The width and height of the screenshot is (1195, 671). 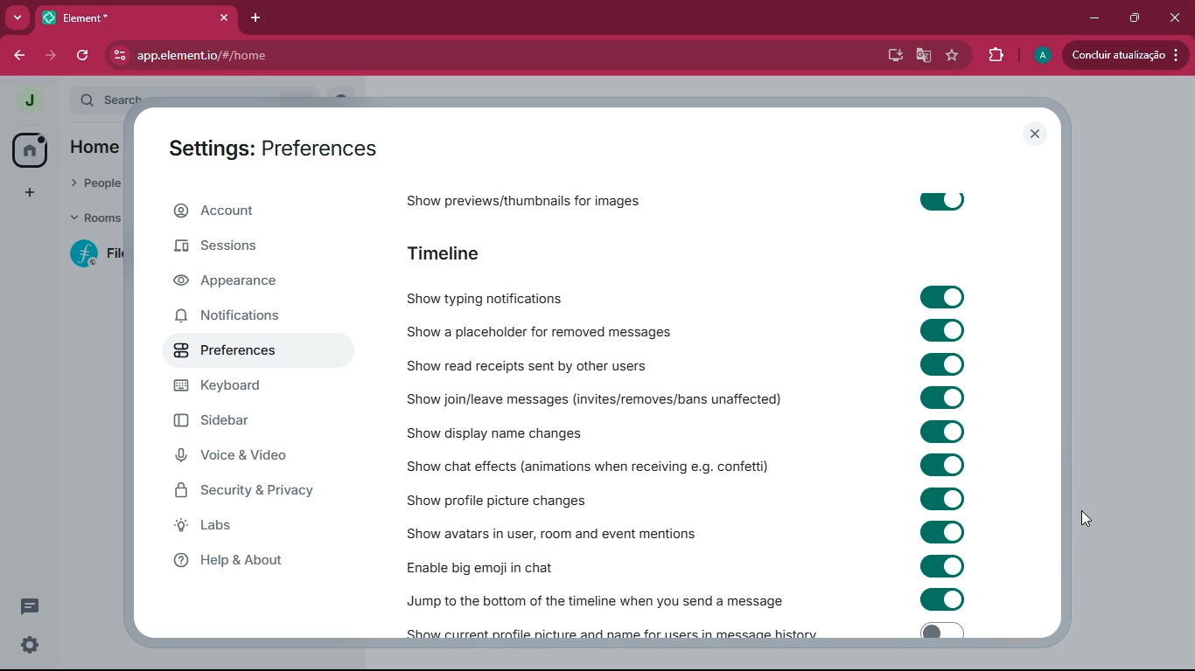 What do you see at coordinates (503, 432) in the screenshot?
I see `show display name changes` at bounding box center [503, 432].